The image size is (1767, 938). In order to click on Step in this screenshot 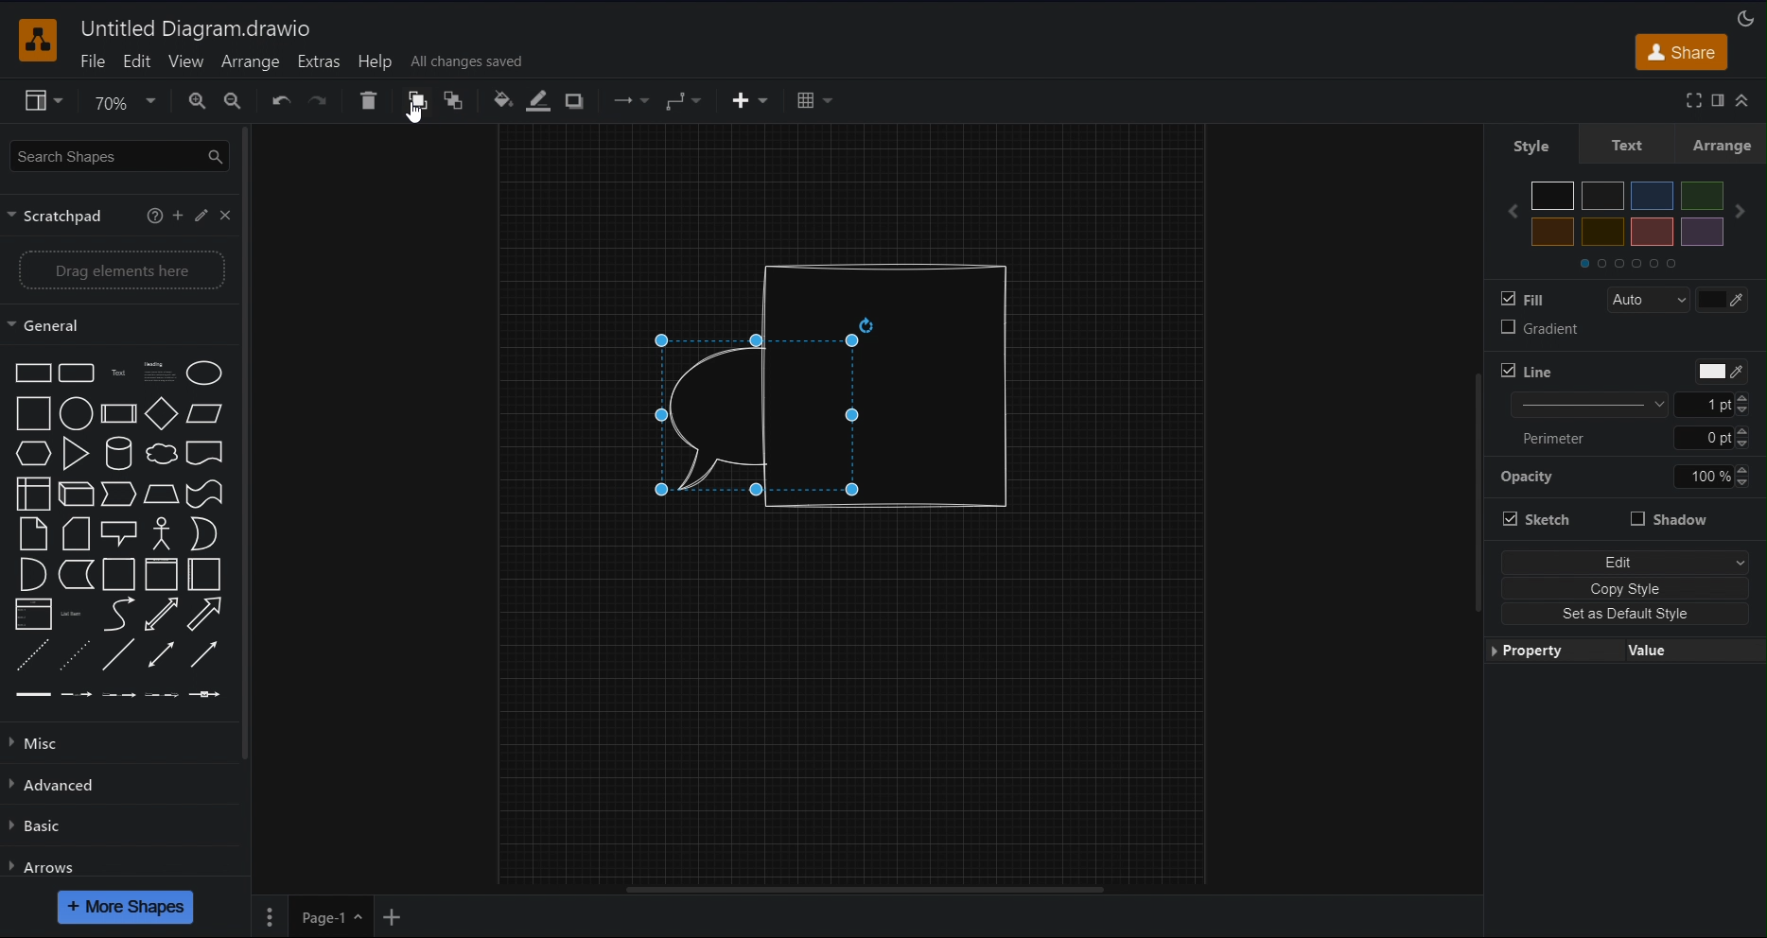, I will do `click(118, 494)`.